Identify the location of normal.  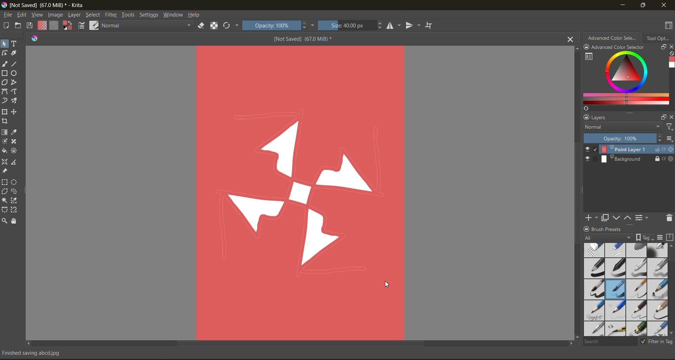
(623, 129).